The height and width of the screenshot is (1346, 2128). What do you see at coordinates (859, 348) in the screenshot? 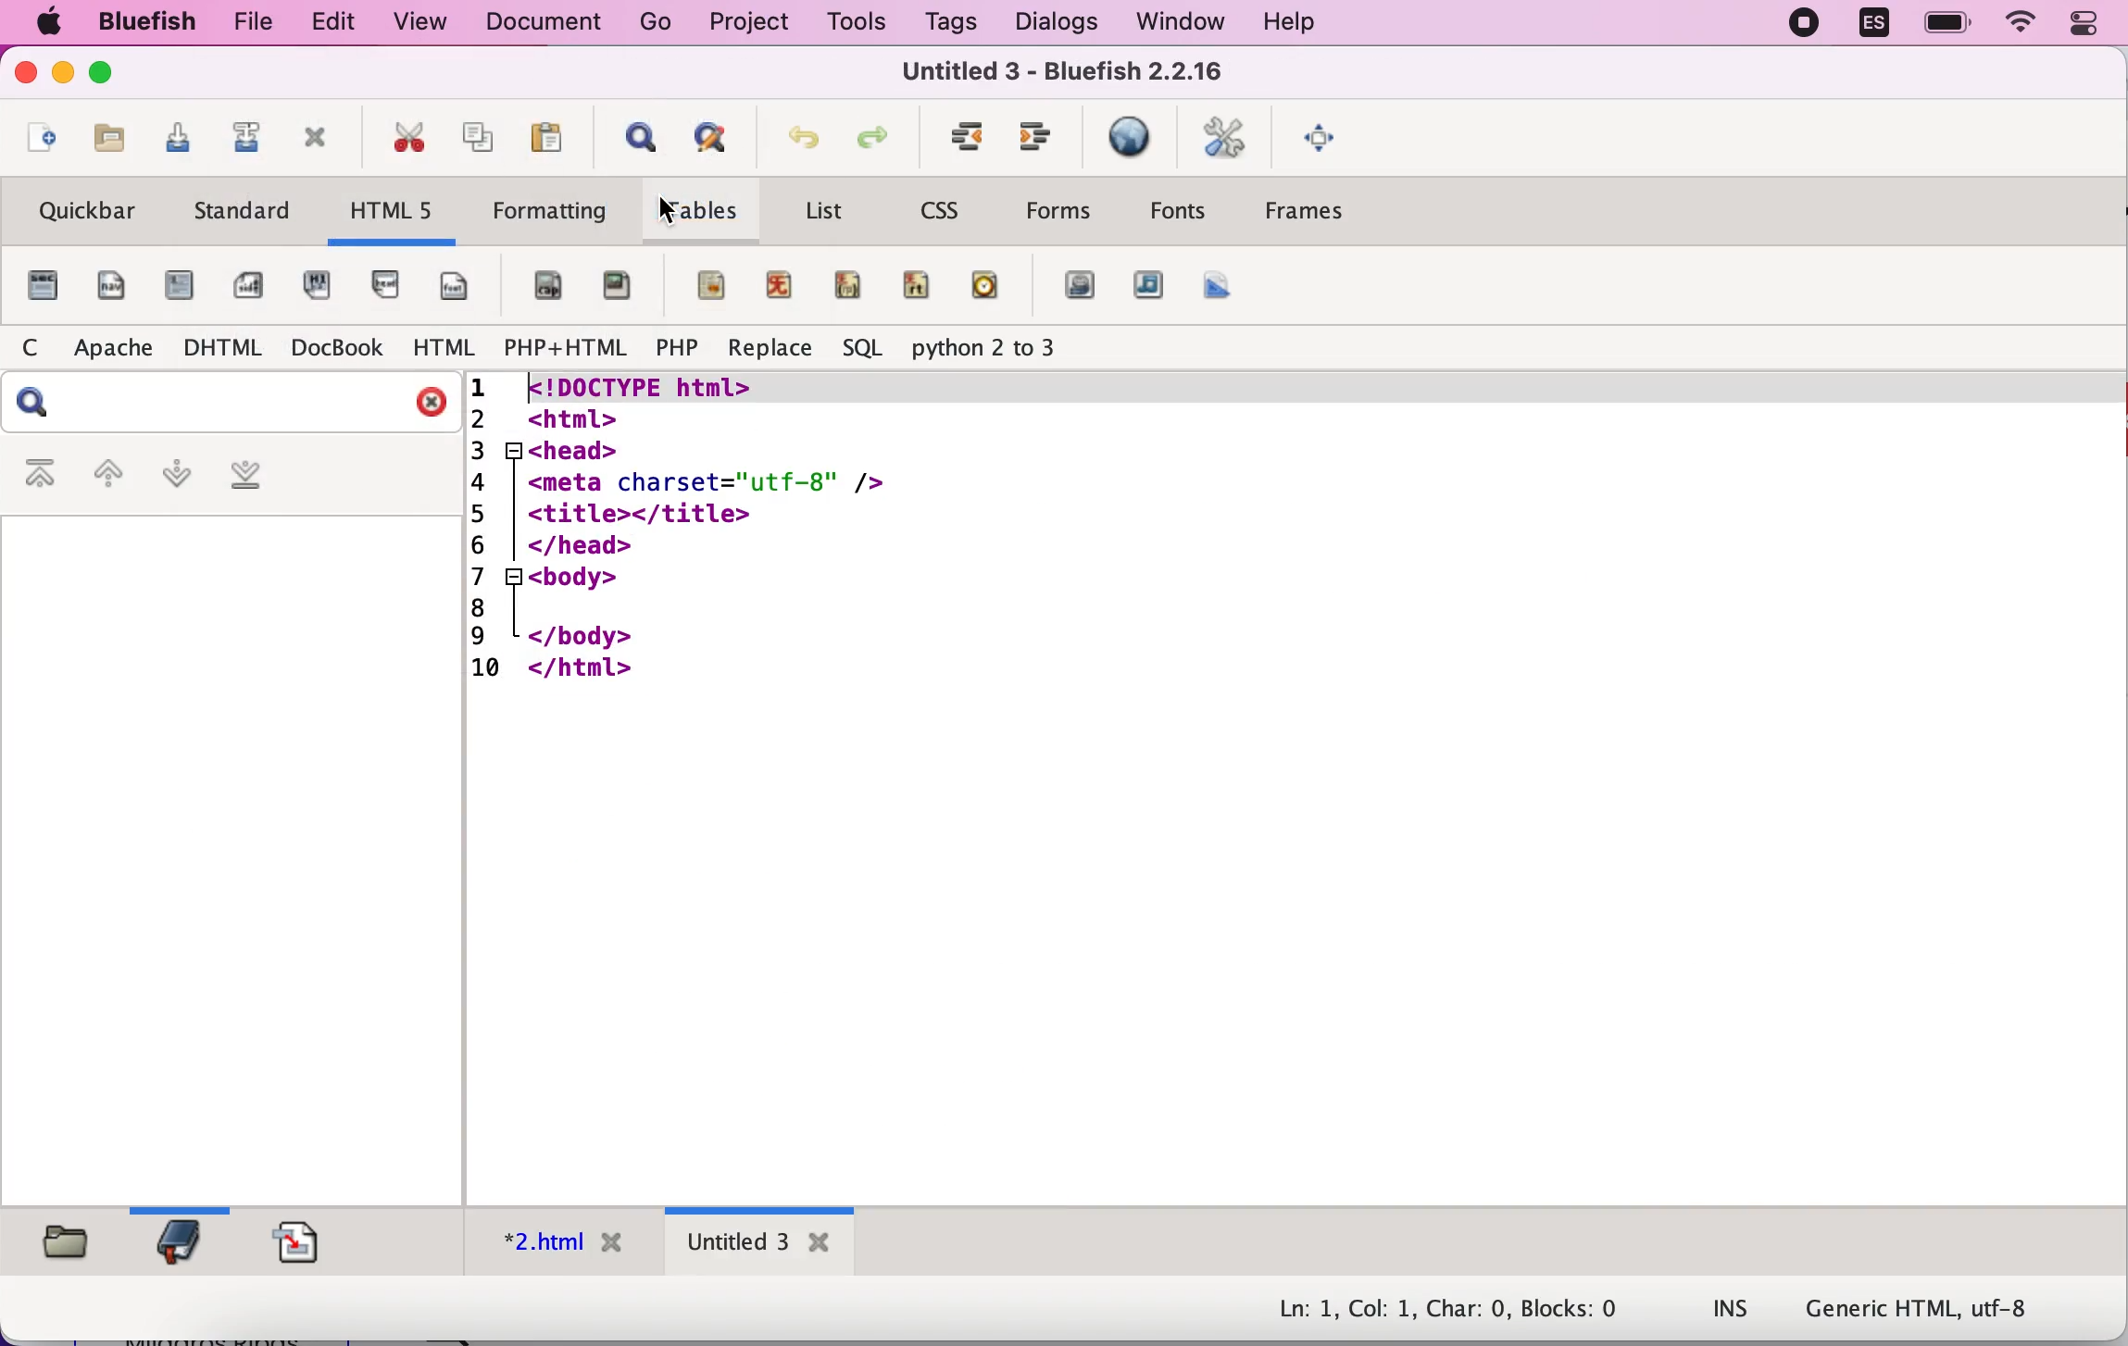
I see `sql` at bounding box center [859, 348].